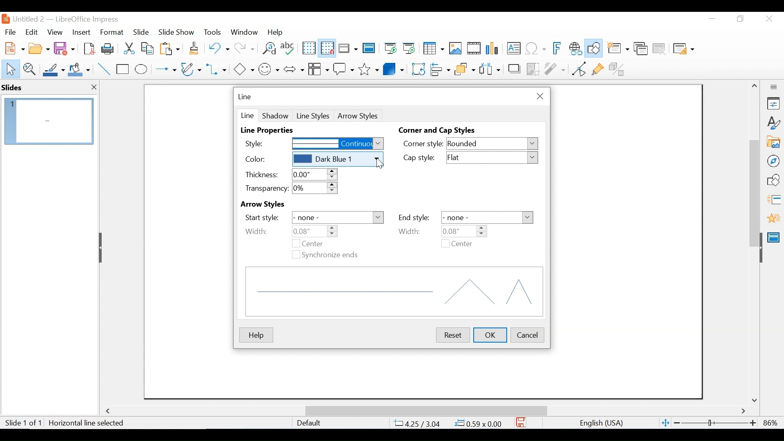 This screenshot has height=441, width=784. What do you see at coordinates (359, 116) in the screenshot?
I see `Arrow Style` at bounding box center [359, 116].